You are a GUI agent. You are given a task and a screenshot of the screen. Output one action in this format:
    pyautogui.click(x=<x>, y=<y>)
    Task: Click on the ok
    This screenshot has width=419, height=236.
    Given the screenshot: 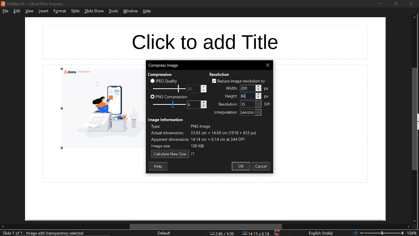 What is the action you would take?
    pyautogui.click(x=241, y=166)
    